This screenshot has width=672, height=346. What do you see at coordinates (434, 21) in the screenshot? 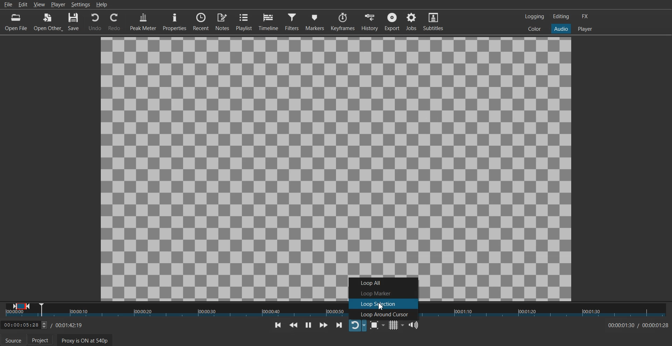
I see `Subtitle` at bounding box center [434, 21].